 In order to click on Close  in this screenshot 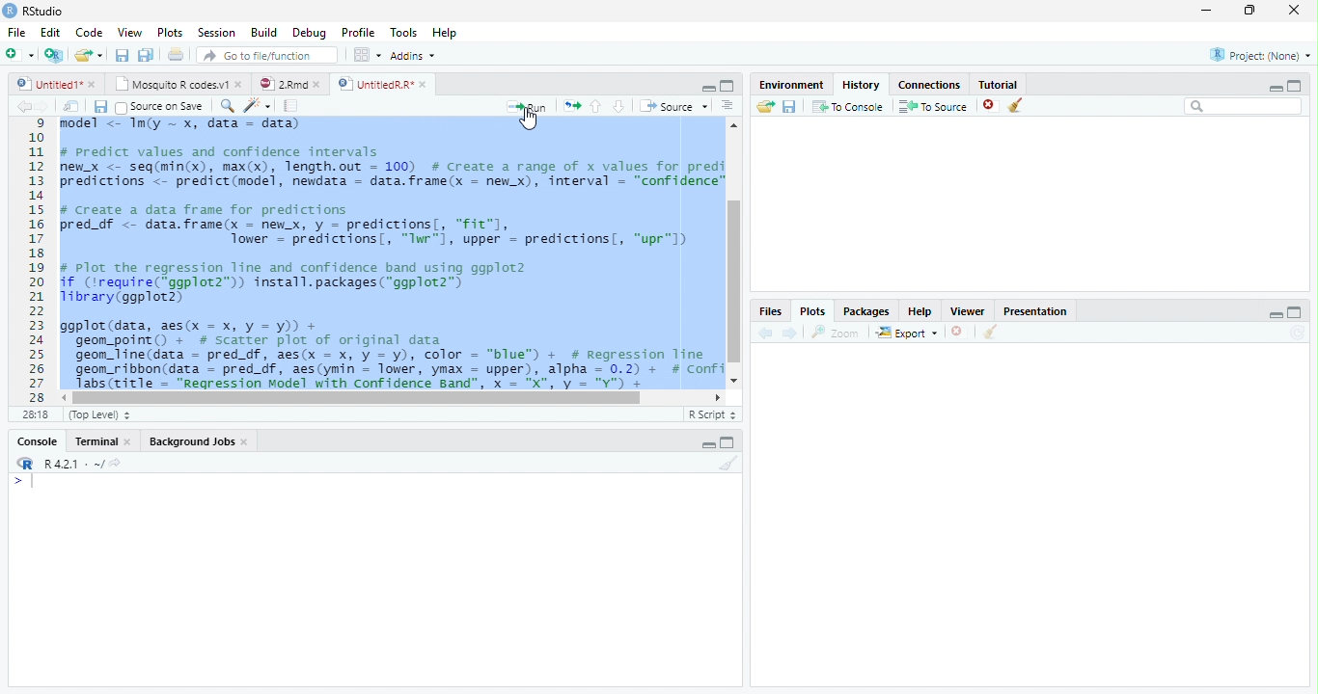, I will do `click(1295, 12)`.